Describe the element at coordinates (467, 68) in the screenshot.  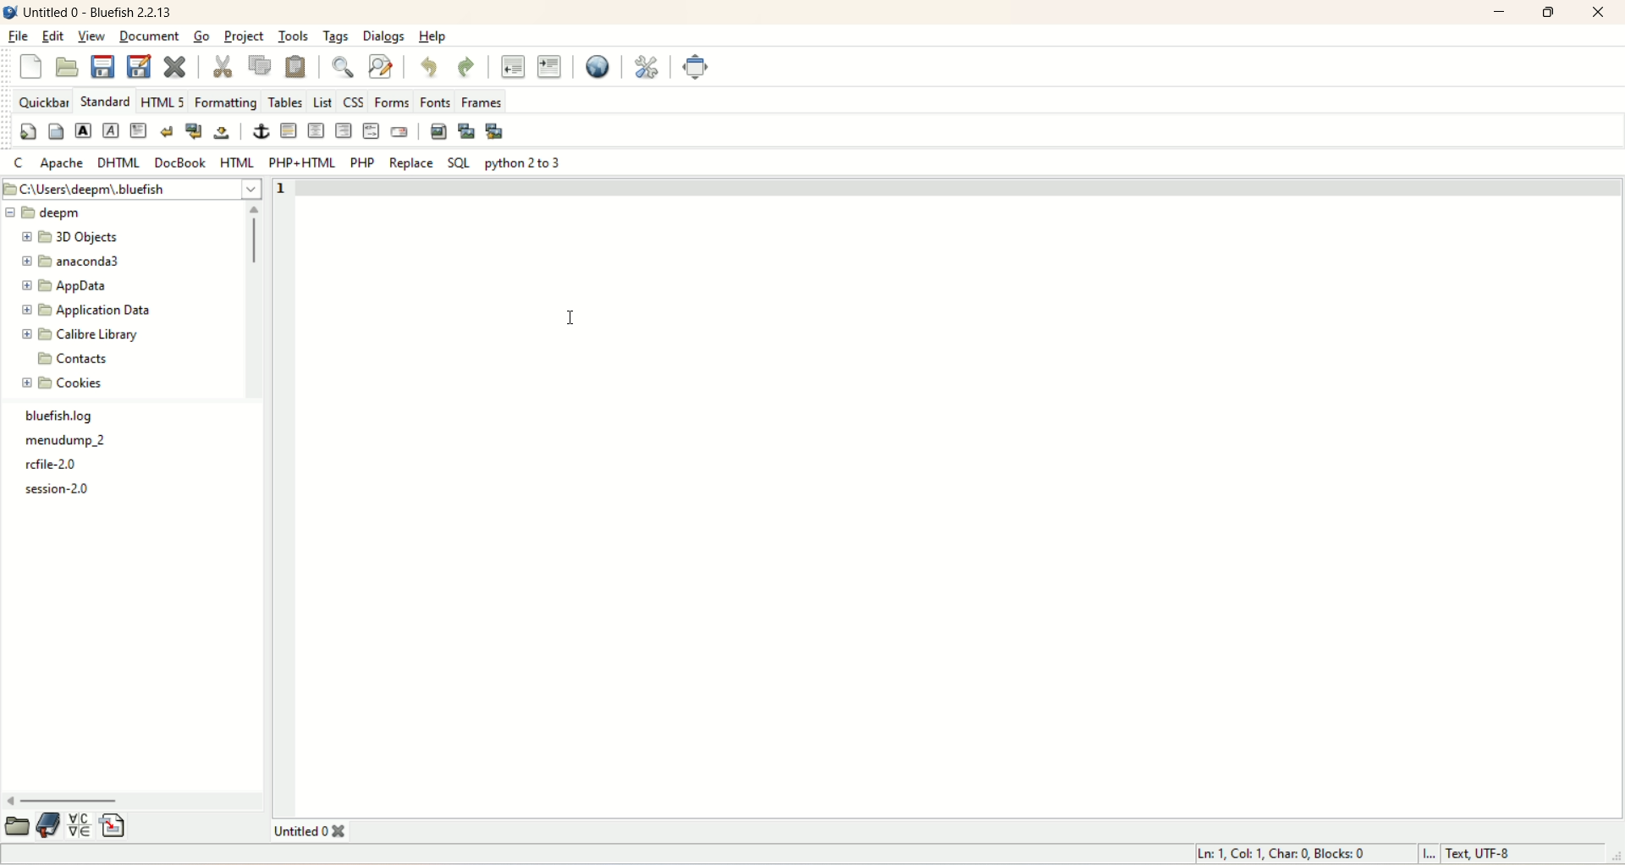
I see `redo` at that location.